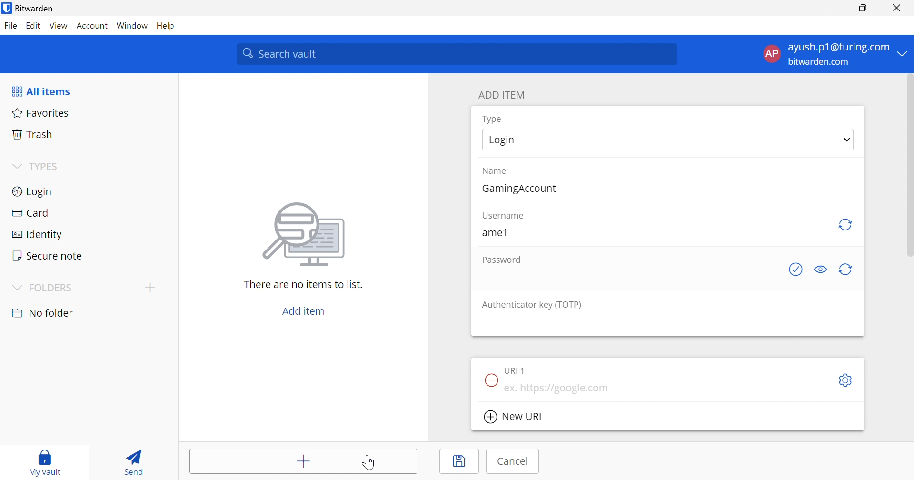 This screenshot has height=480, width=914. I want to click on New URI, so click(513, 417).